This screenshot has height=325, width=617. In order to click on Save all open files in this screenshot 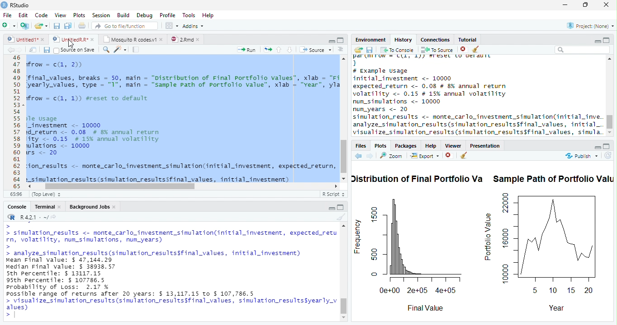, I will do `click(67, 26)`.